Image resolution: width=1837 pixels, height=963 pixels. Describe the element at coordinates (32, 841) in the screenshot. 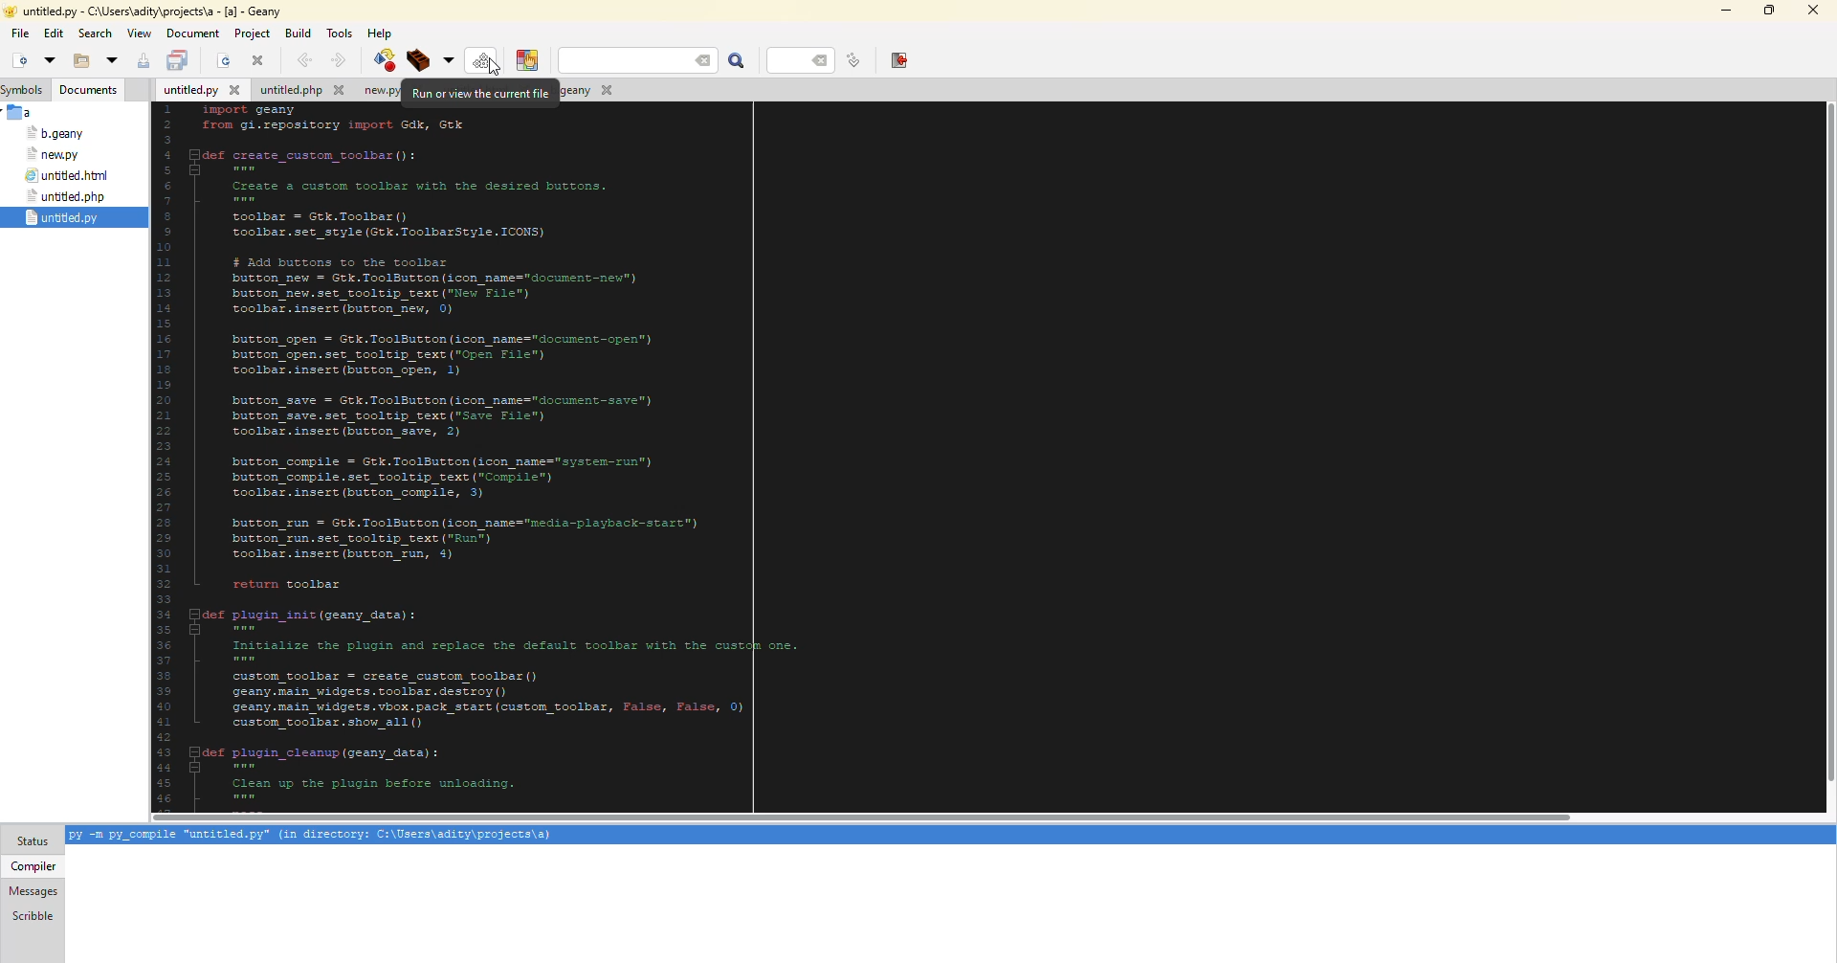

I see `status` at that location.